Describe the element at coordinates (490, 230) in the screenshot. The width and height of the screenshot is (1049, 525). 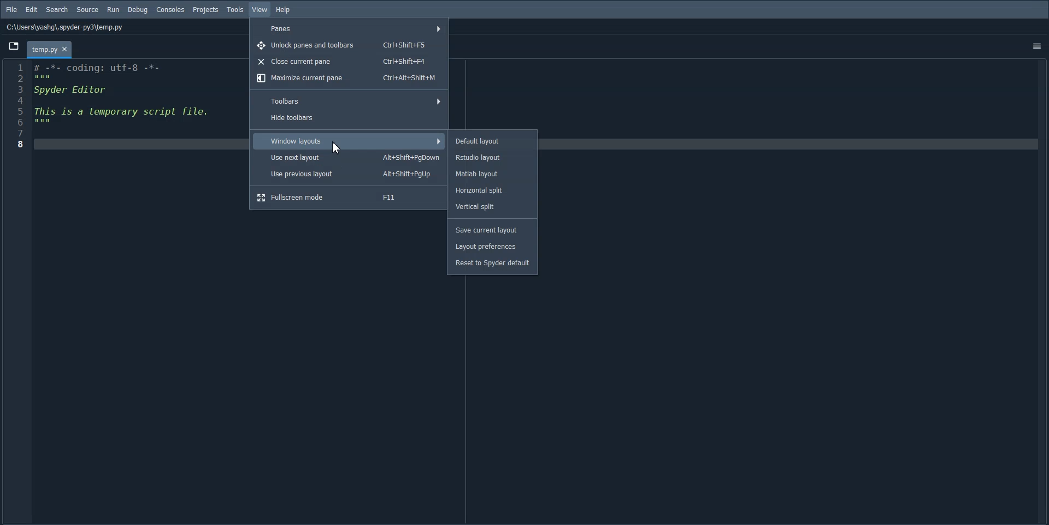
I see `Save current layout` at that location.